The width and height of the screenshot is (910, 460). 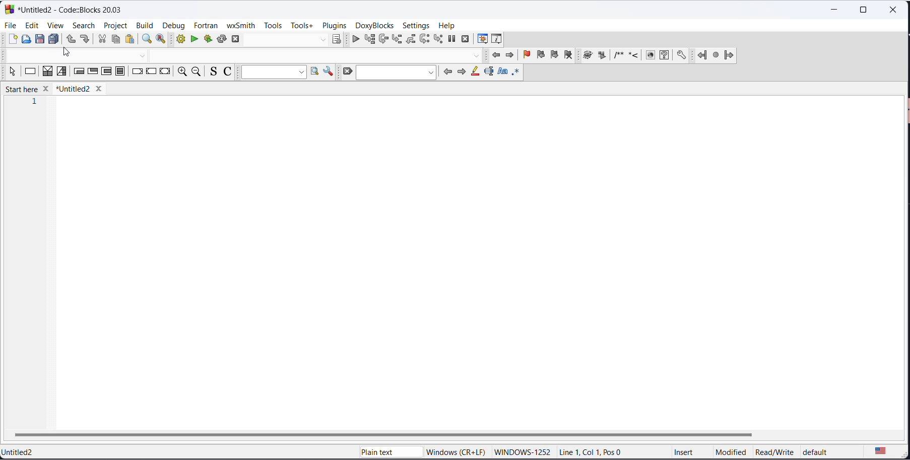 I want to click on zoom in, so click(x=180, y=72).